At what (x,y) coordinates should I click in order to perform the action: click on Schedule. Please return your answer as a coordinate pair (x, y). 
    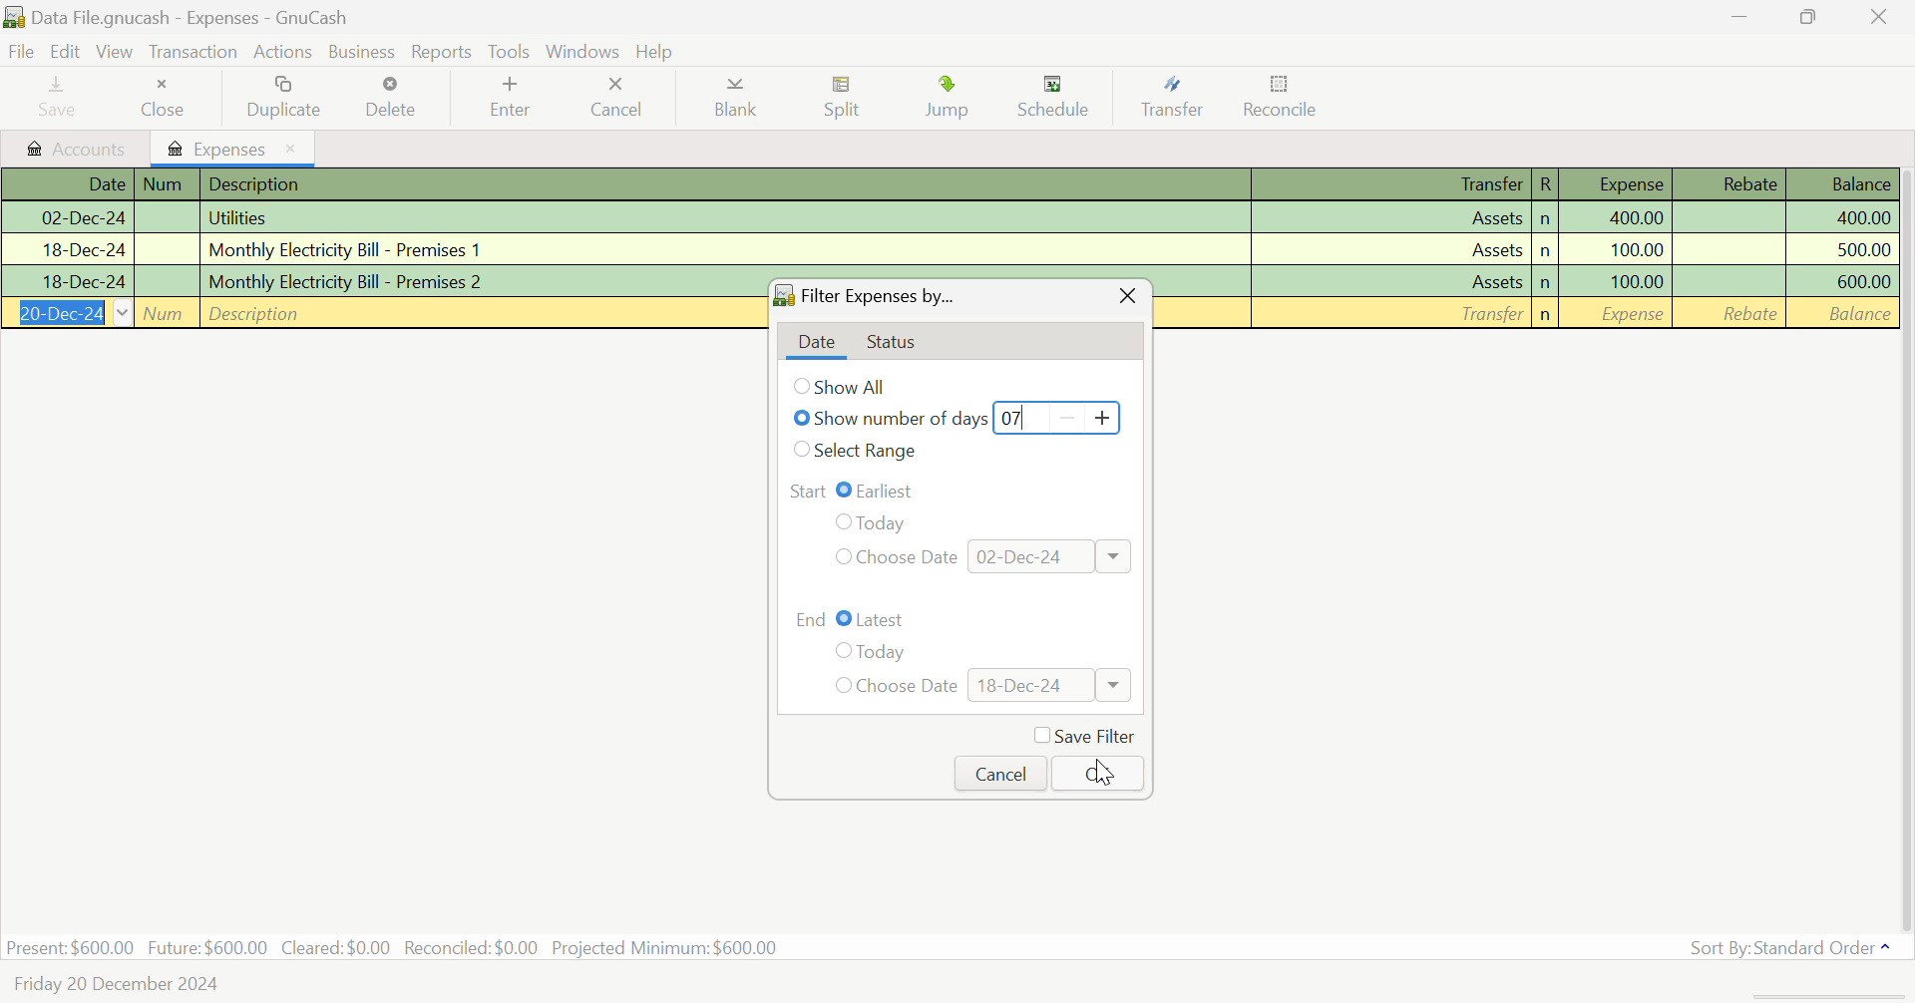
    Looking at the image, I should click on (1063, 100).